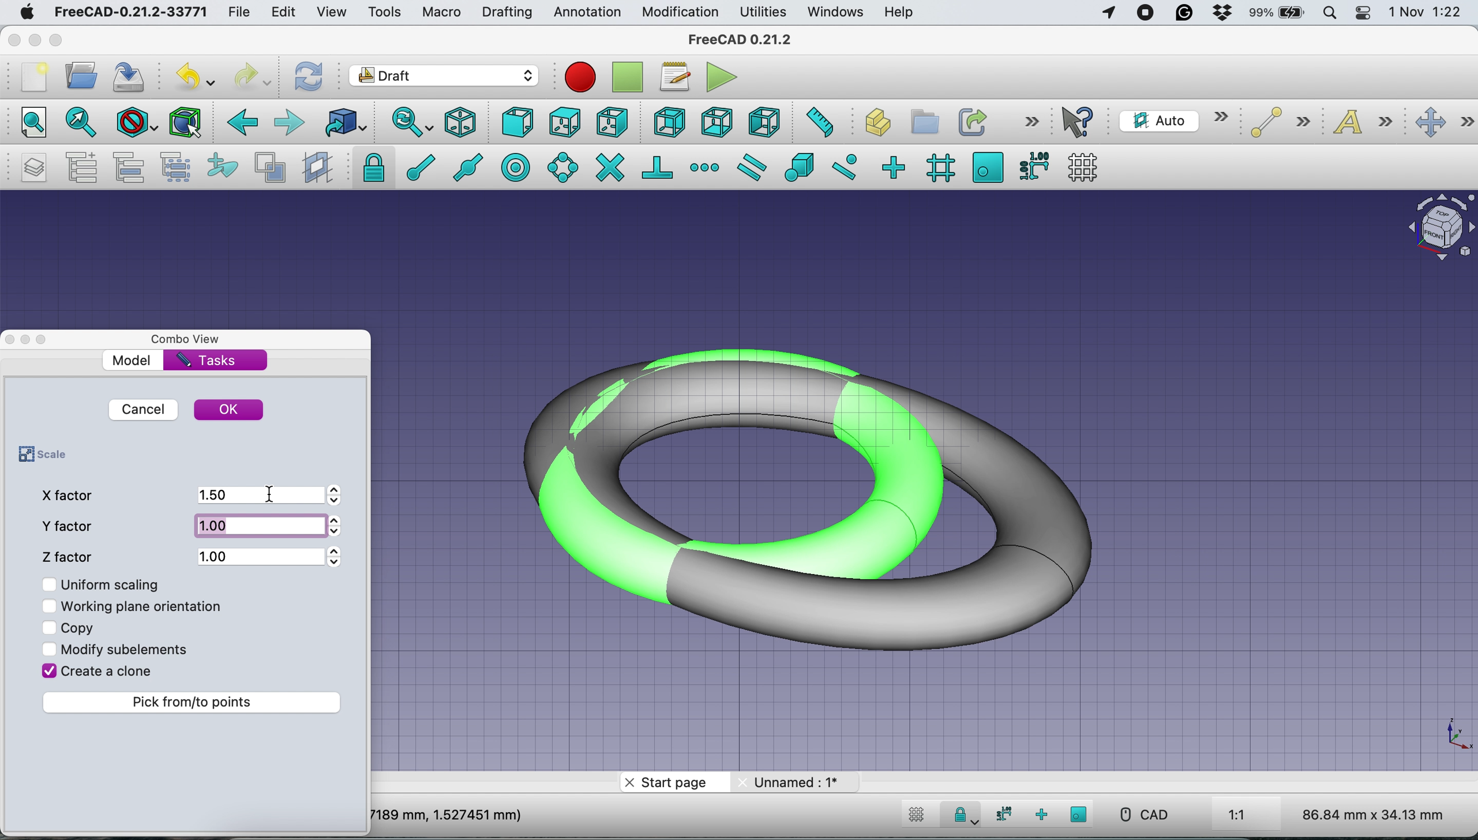 The height and width of the screenshot is (840, 1478). What do you see at coordinates (609, 167) in the screenshot?
I see `snap intersection` at bounding box center [609, 167].